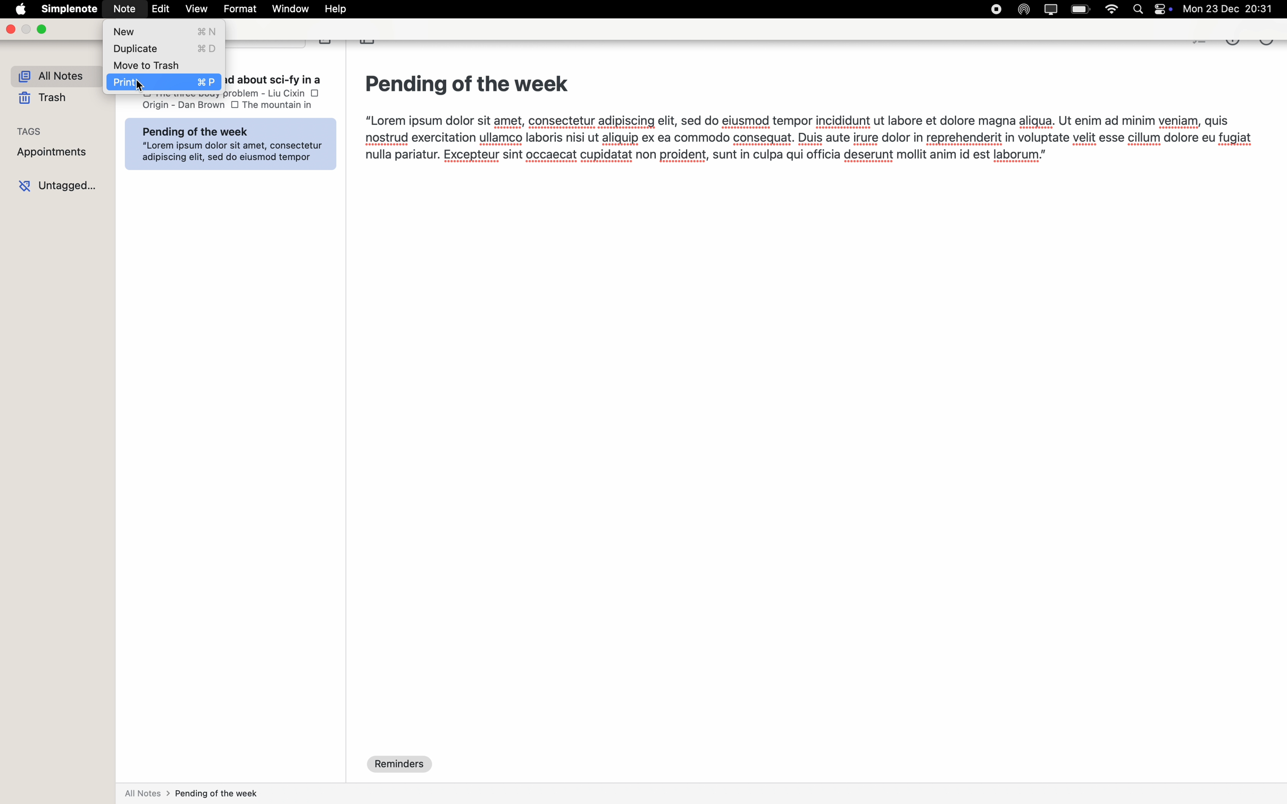 This screenshot has height=804, width=1287. What do you see at coordinates (1025, 9) in the screenshot?
I see `Airdrop` at bounding box center [1025, 9].